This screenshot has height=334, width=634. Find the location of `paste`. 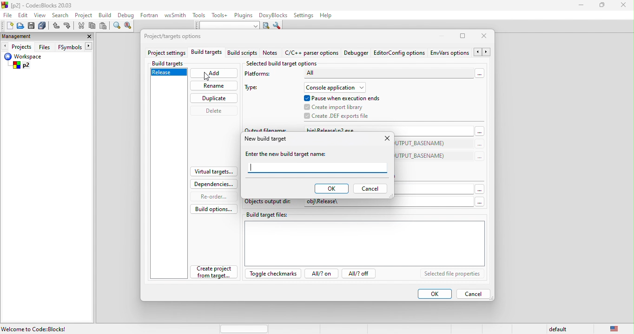

paste is located at coordinates (105, 26).